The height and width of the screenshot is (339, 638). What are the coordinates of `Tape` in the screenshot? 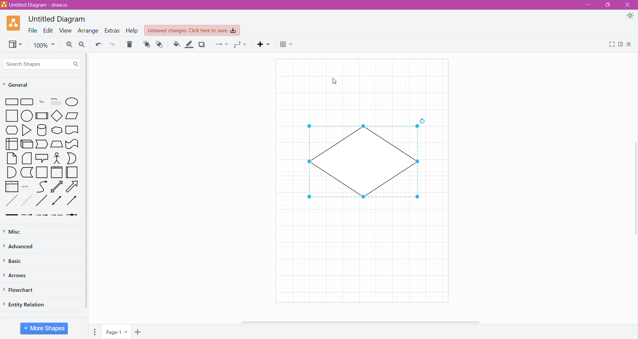 It's located at (72, 144).